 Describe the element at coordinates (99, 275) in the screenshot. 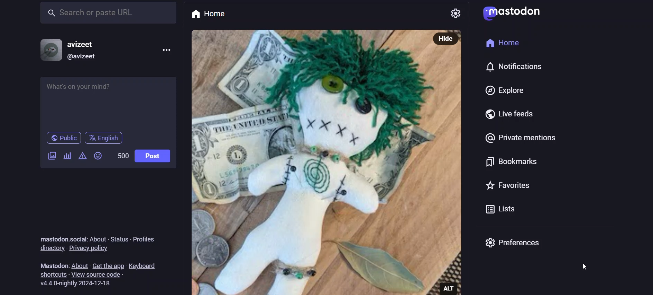

I see `View Source Code` at that location.